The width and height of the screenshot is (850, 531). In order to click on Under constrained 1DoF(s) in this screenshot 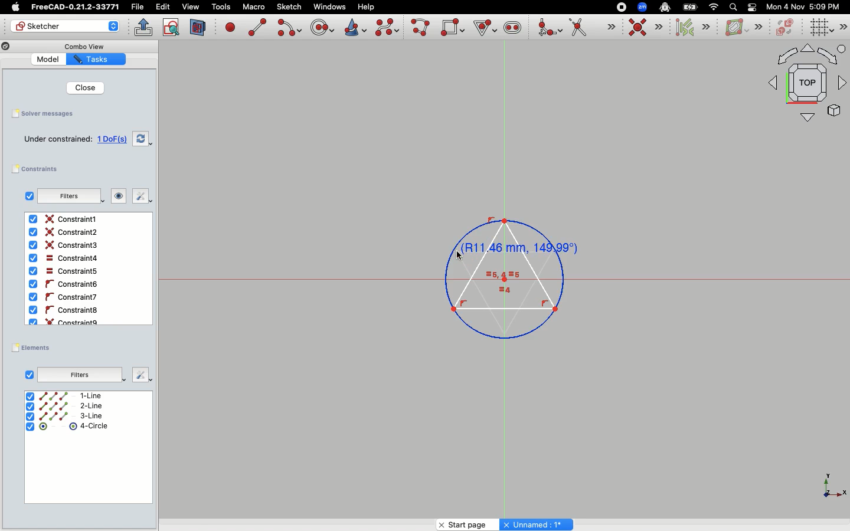, I will do `click(73, 138)`.